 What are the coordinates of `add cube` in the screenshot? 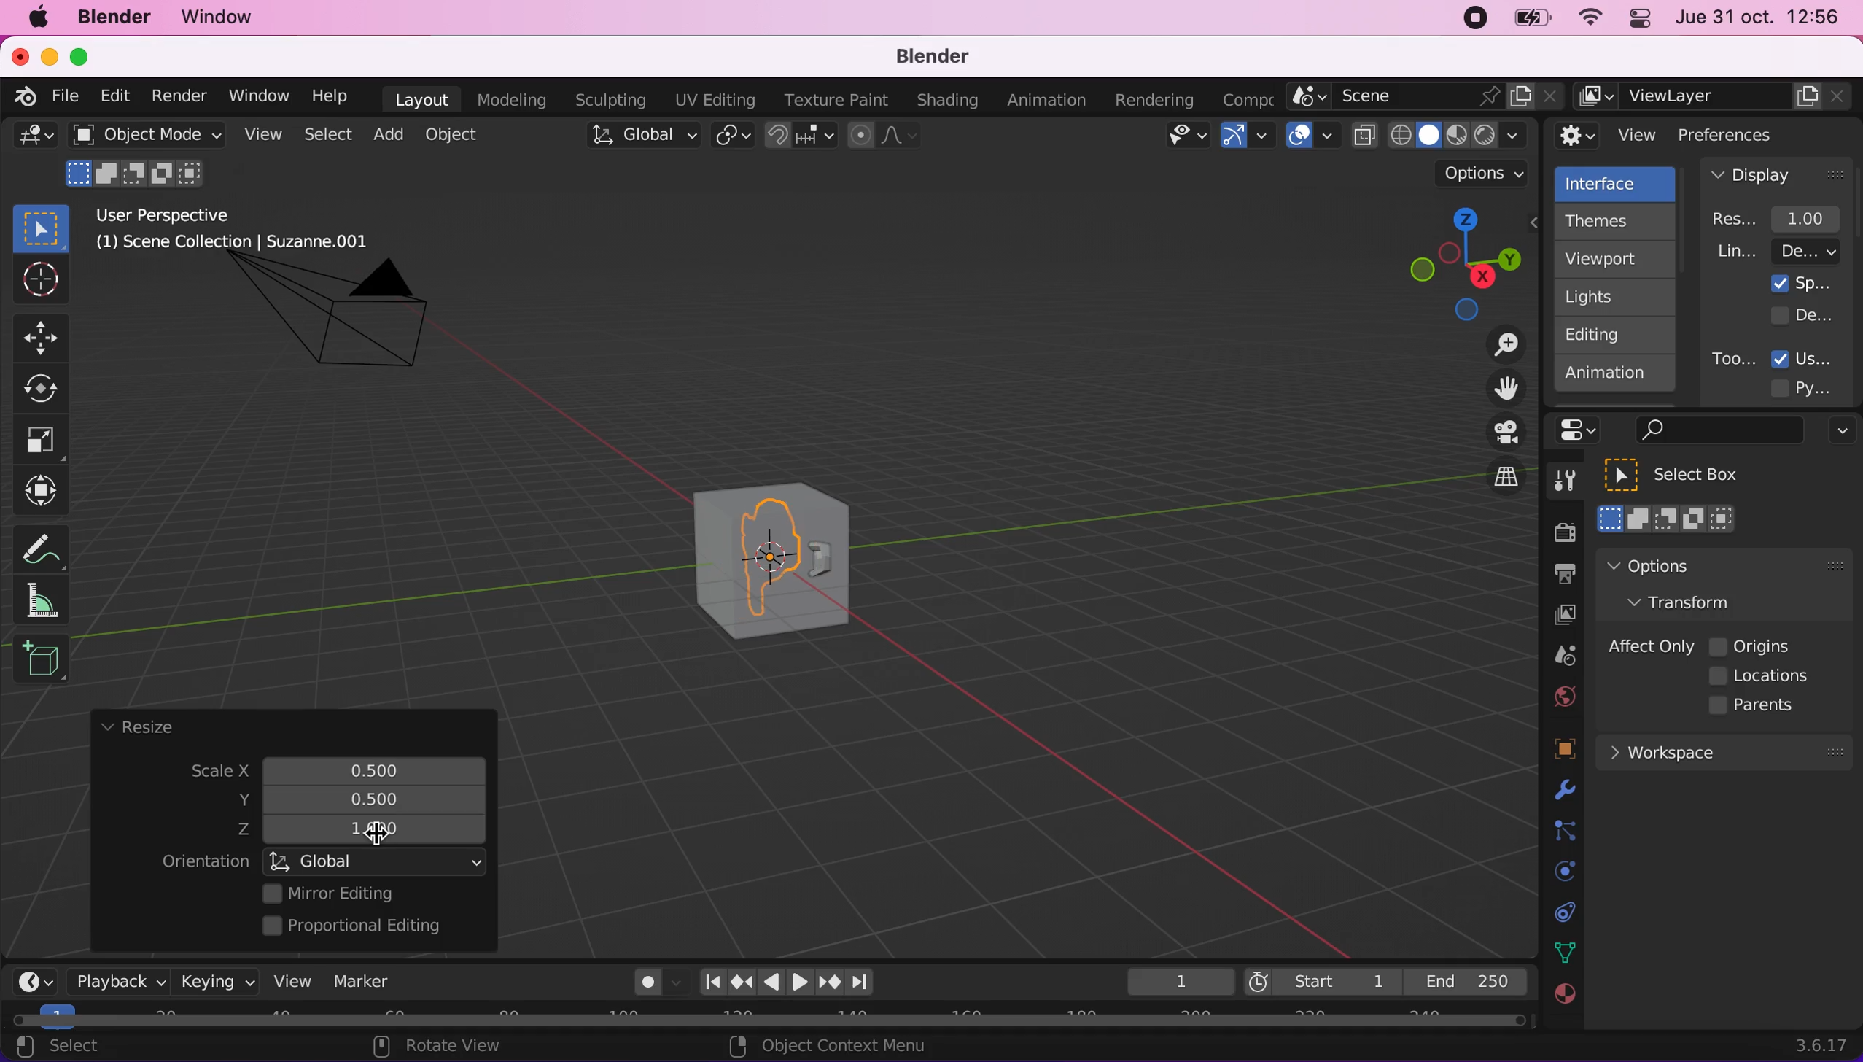 It's located at (41, 660).